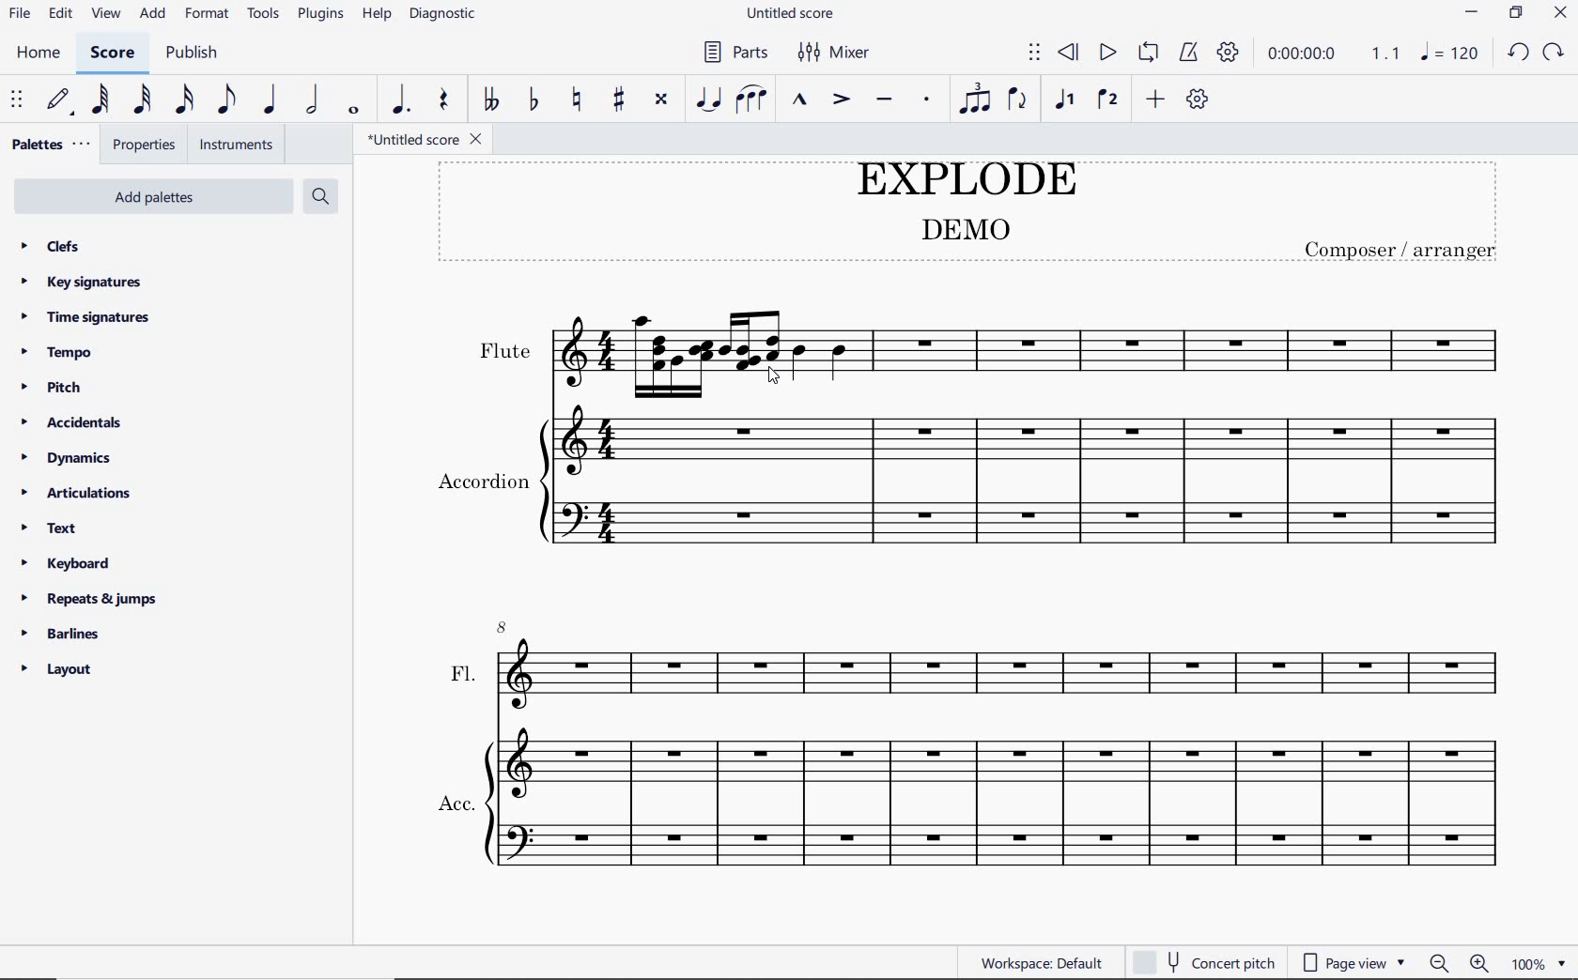  I want to click on 32nd note, so click(143, 101).